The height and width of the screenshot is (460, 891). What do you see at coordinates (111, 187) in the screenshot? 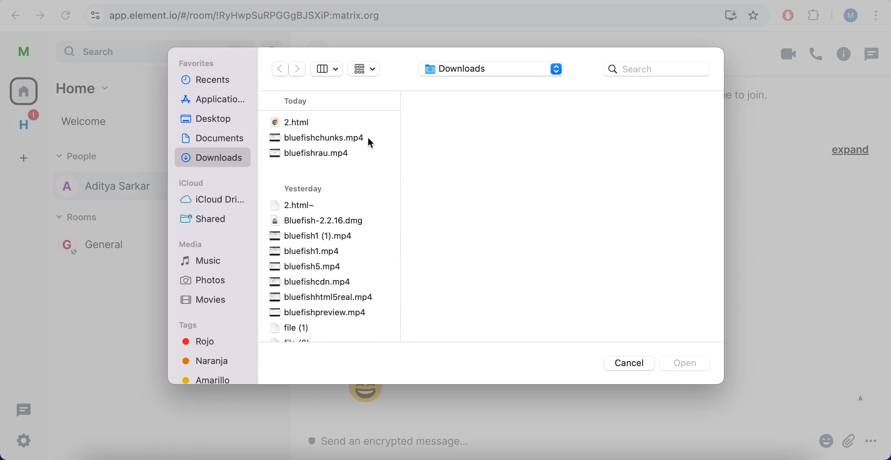
I see `people` at bounding box center [111, 187].